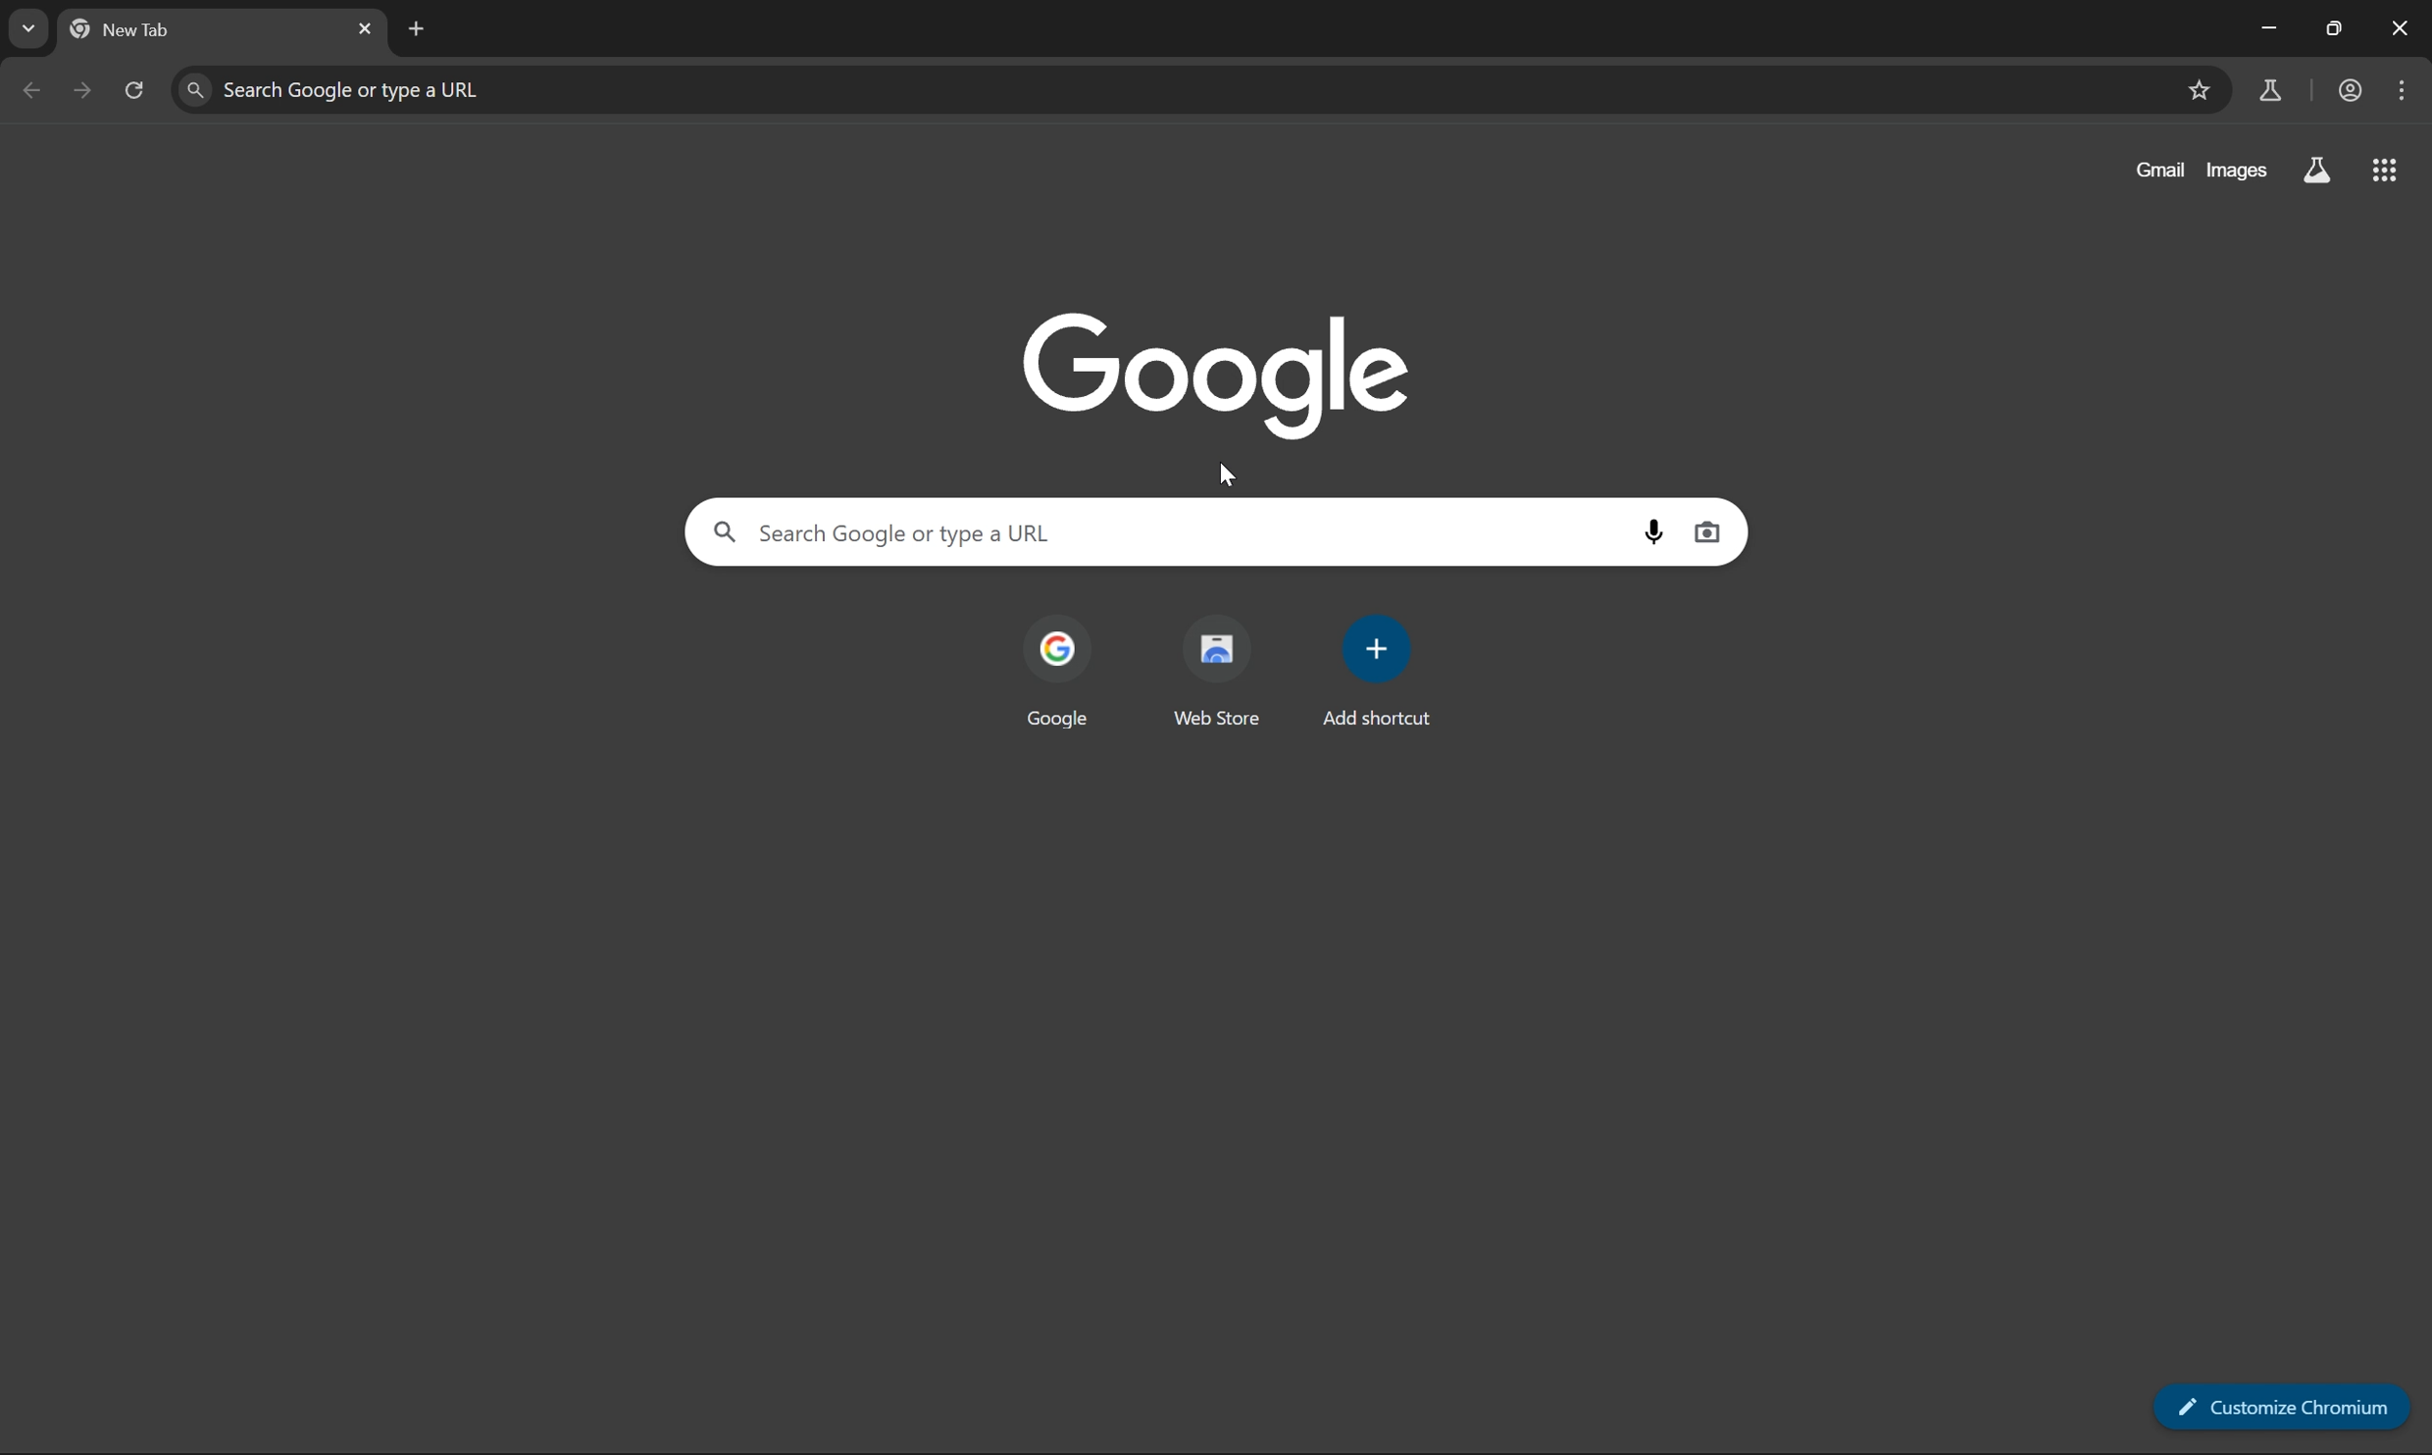 The width and height of the screenshot is (2432, 1455). I want to click on cursor, so click(1230, 472).